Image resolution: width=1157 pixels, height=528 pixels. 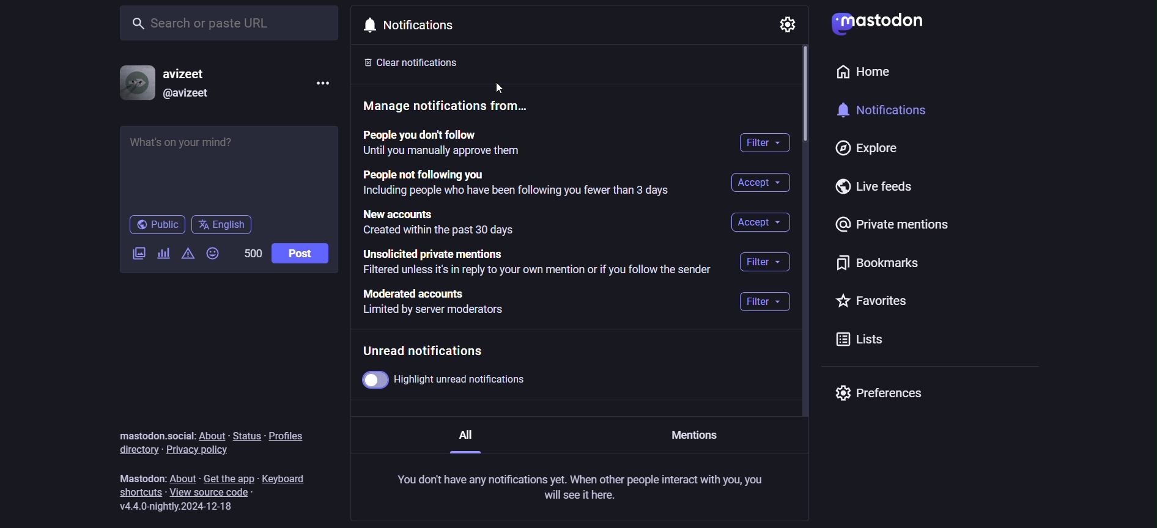 I want to click on directory, so click(x=132, y=449).